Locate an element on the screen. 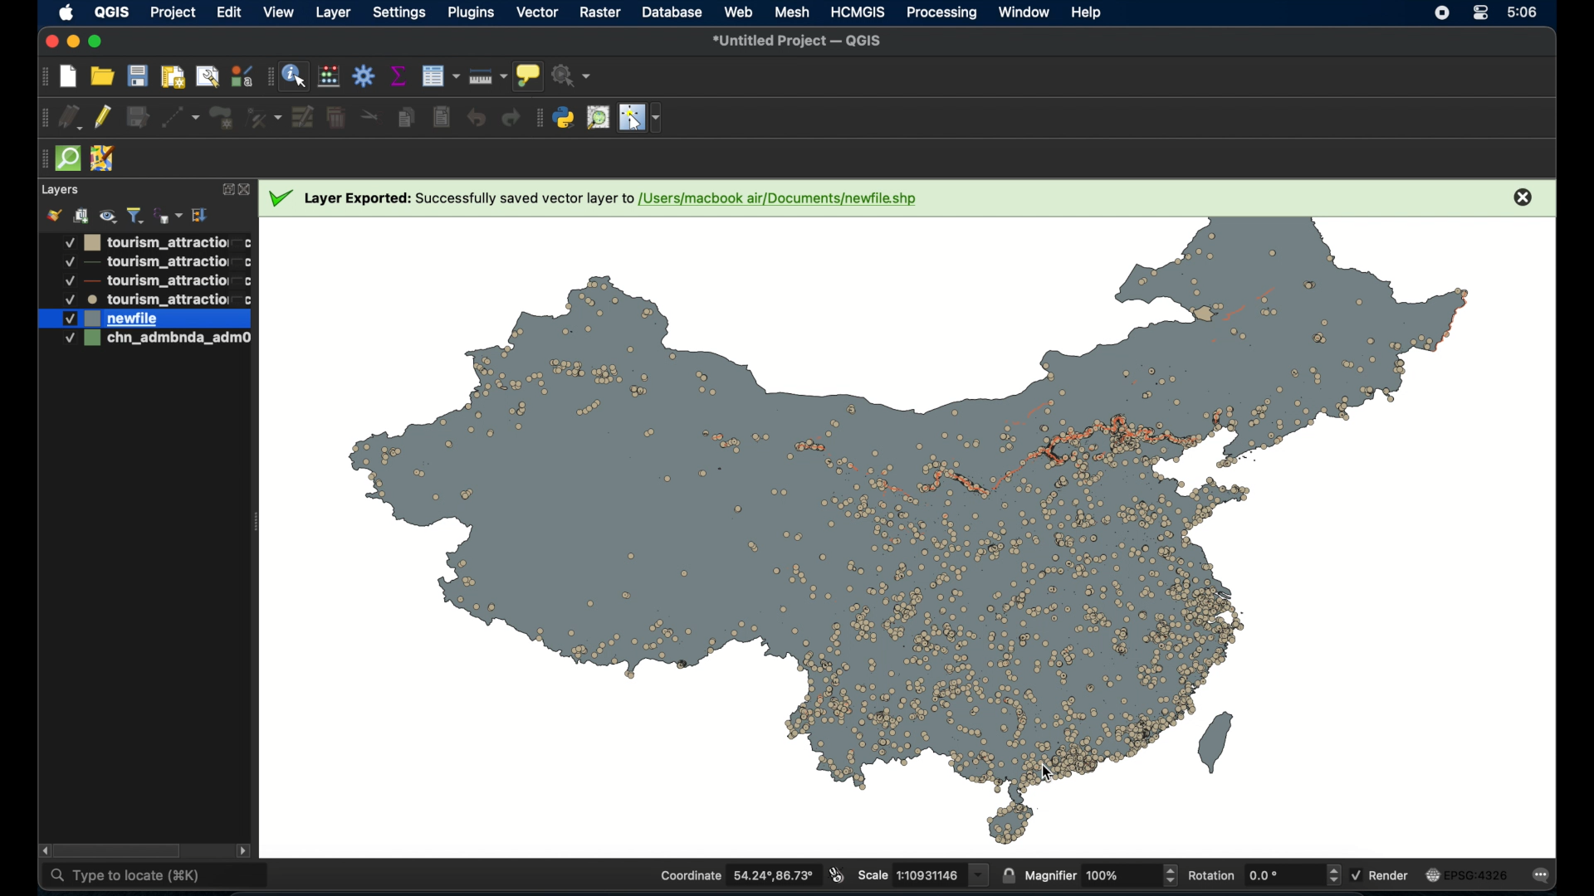  view is located at coordinates (280, 13).